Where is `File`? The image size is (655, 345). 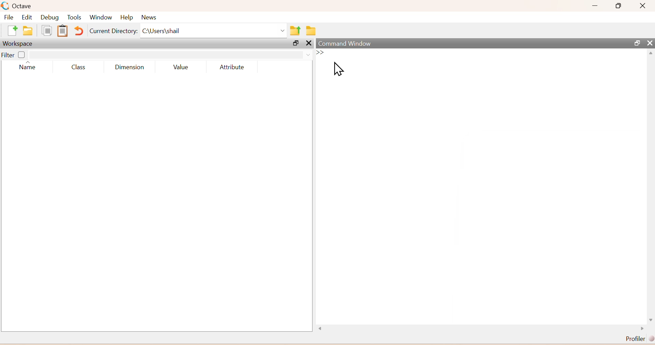 File is located at coordinates (10, 17).